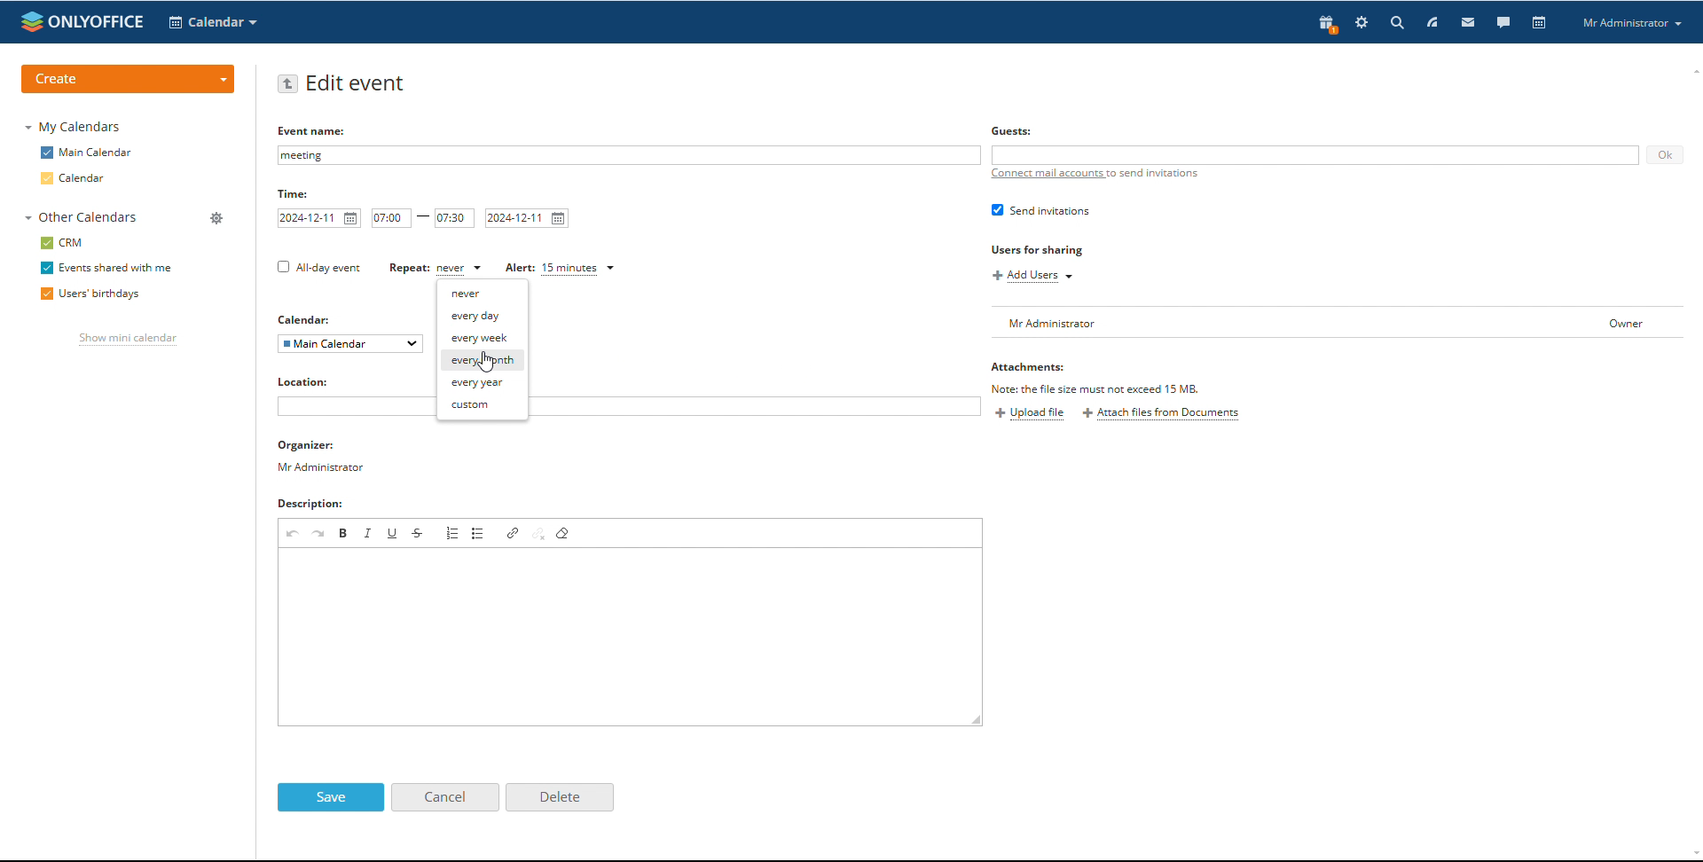 This screenshot has height=862, width=1703. I want to click on calendar, so click(74, 178).